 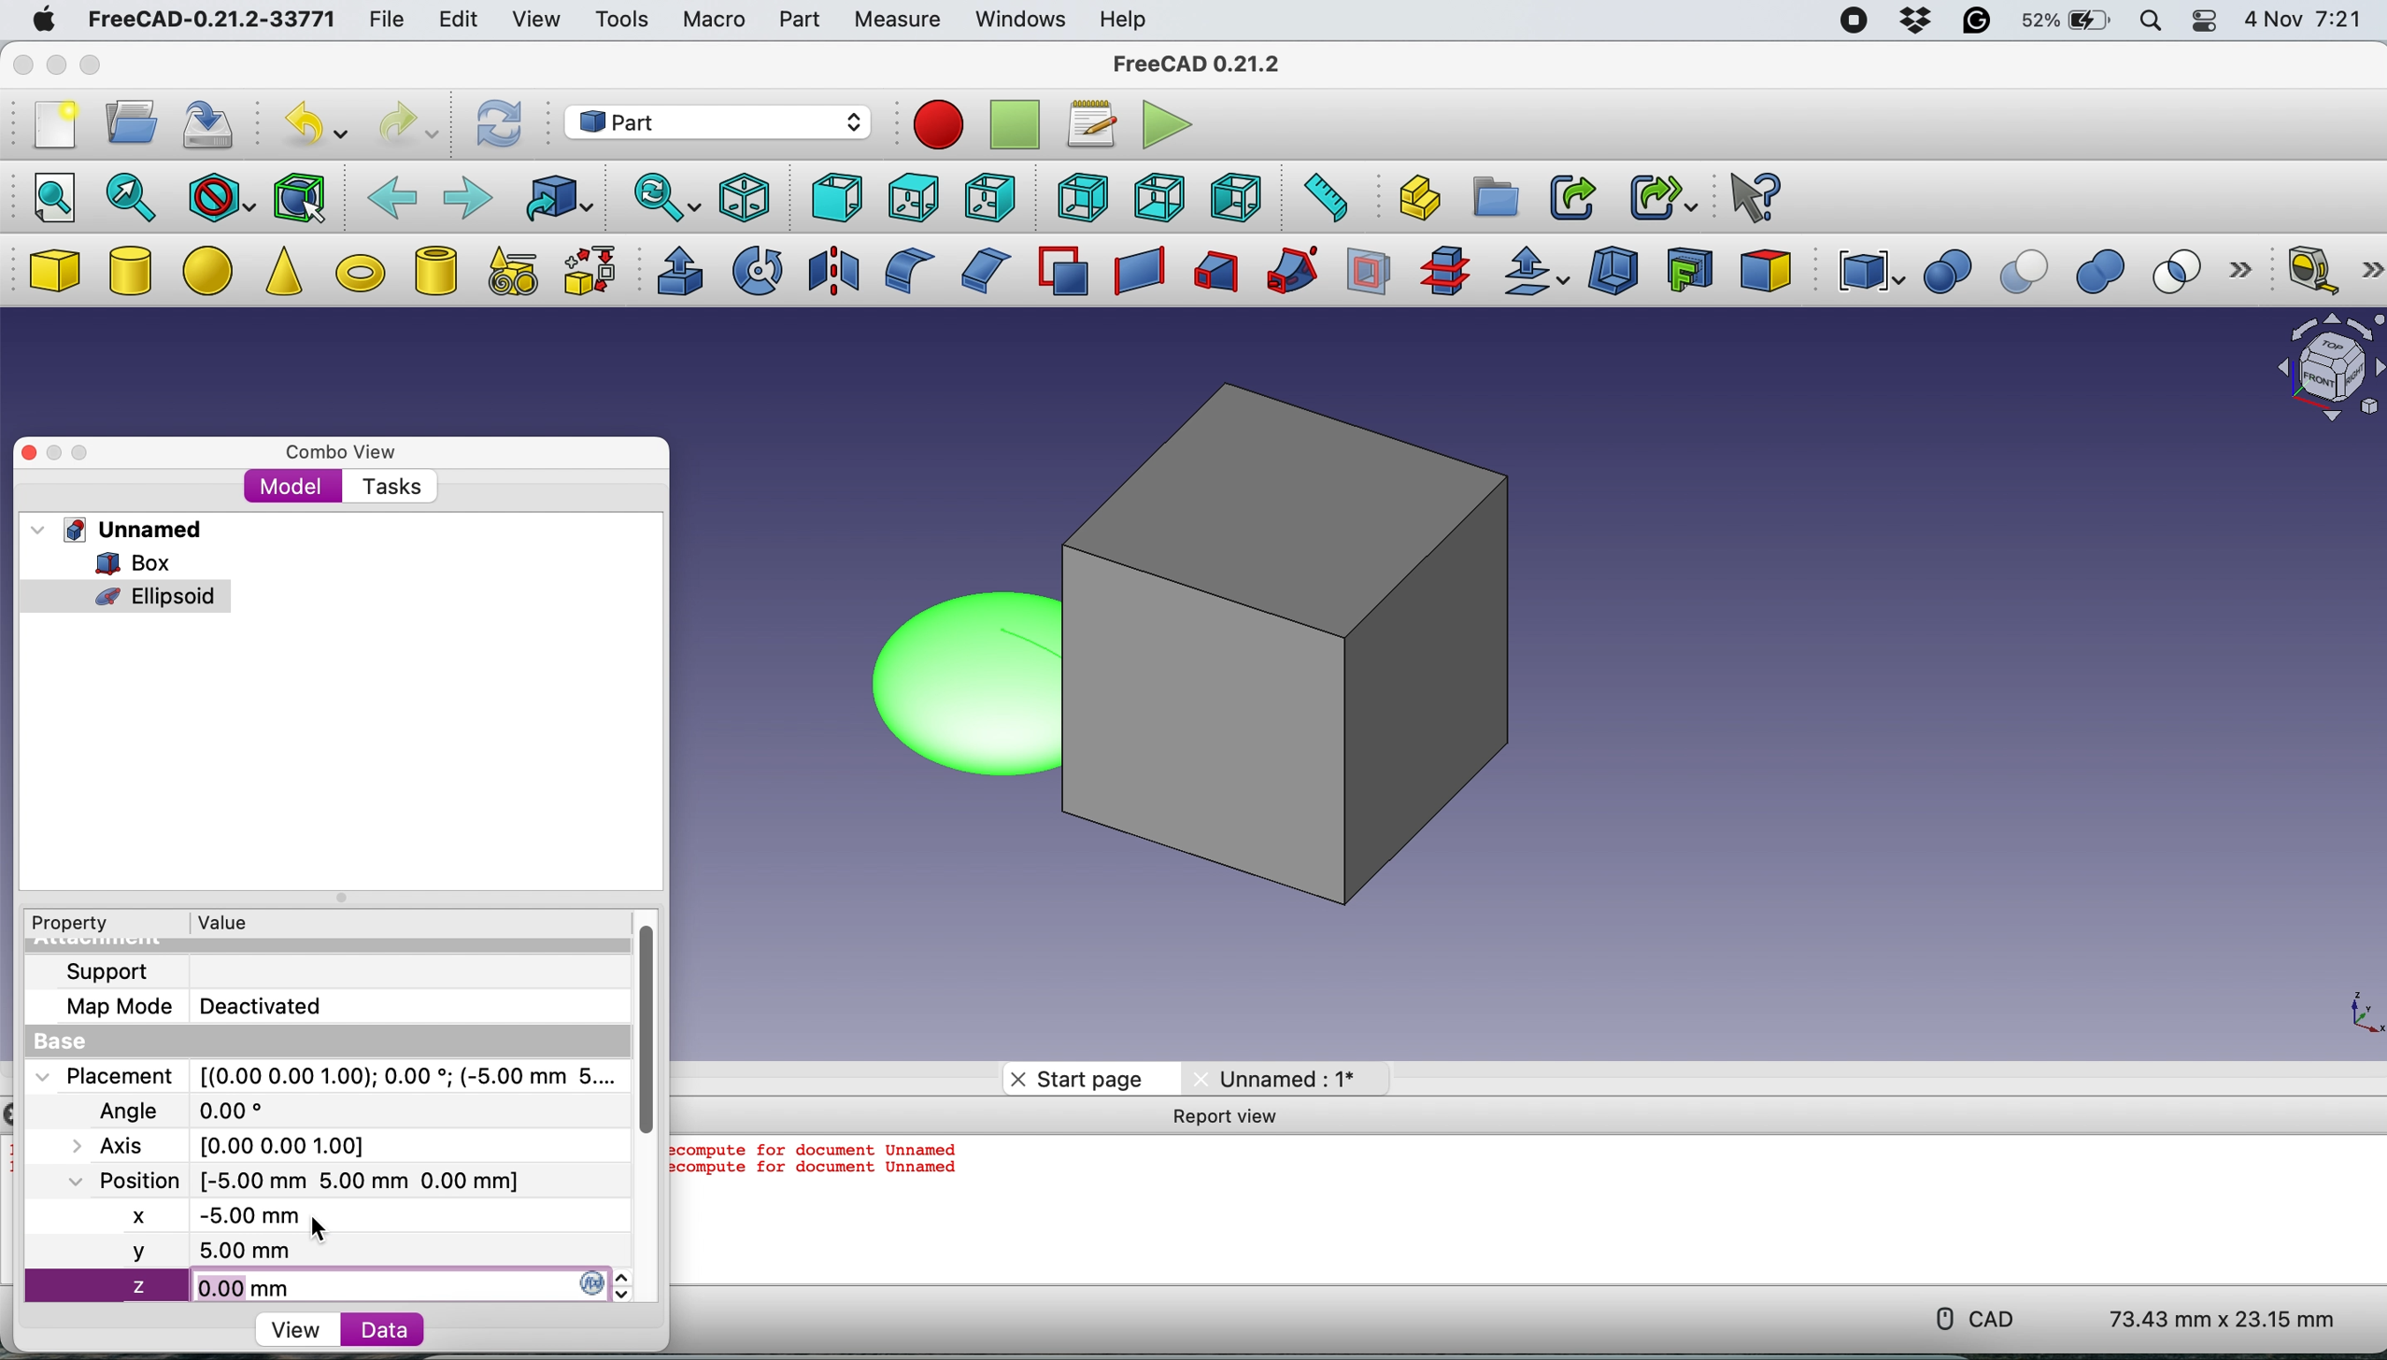 What do you see at coordinates (57, 453) in the screenshot?
I see `minimise` at bounding box center [57, 453].